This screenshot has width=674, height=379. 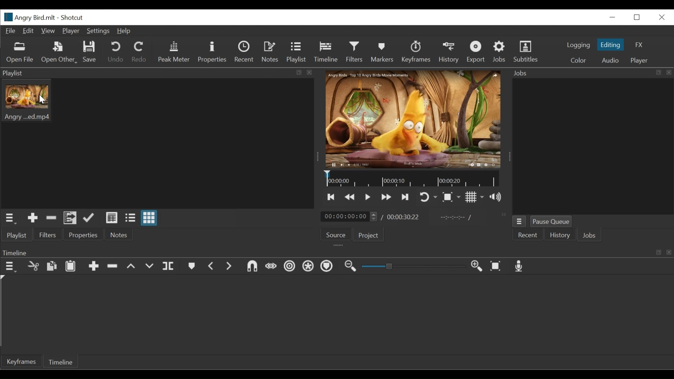 What do you see at coordinates (16, 235) in the screenshot?
I see `Playlist` at bounding box center [16, 235].